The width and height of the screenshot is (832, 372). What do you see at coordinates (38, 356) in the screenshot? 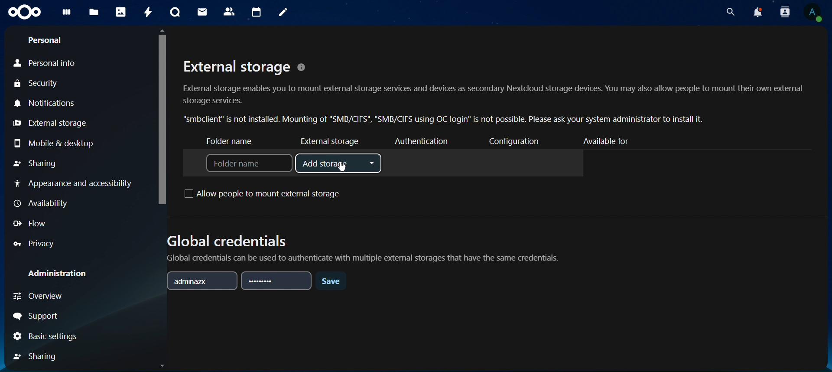
I see `sharing` at bounding box center [38, 356].